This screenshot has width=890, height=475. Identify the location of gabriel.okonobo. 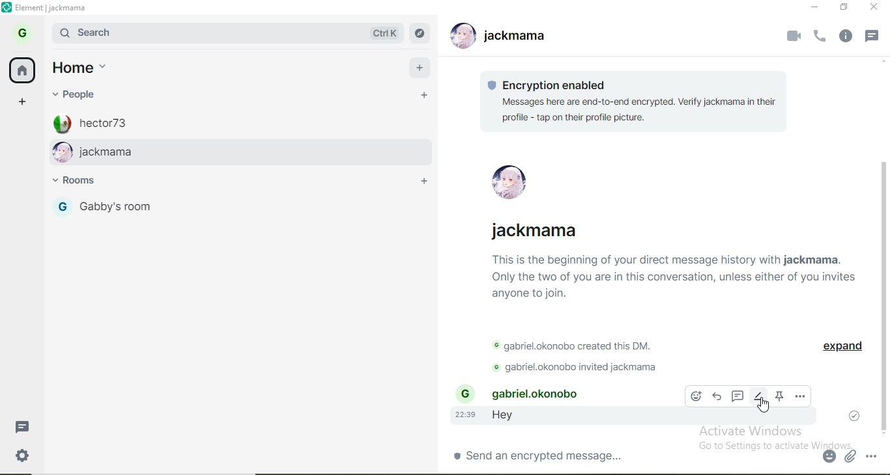
(540, 394).